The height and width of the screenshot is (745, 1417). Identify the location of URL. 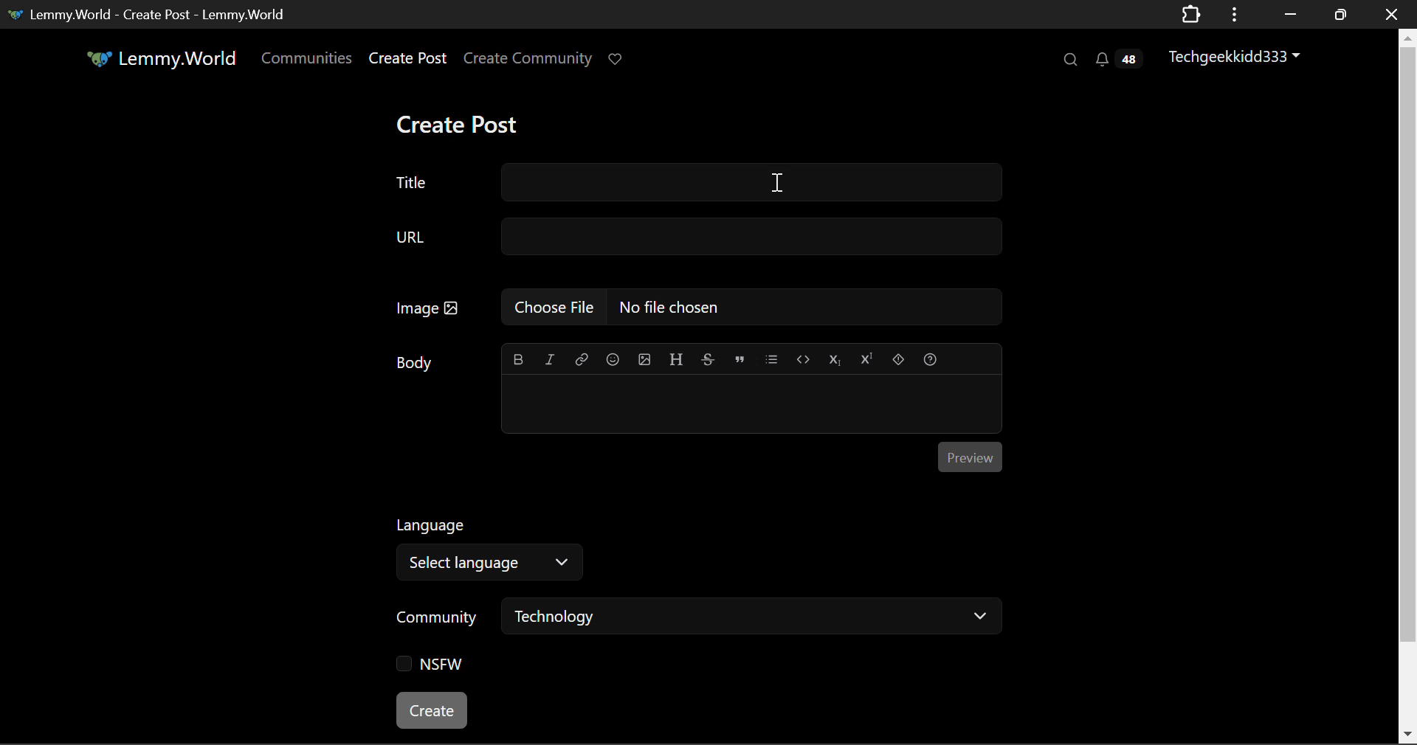
(696, 238).